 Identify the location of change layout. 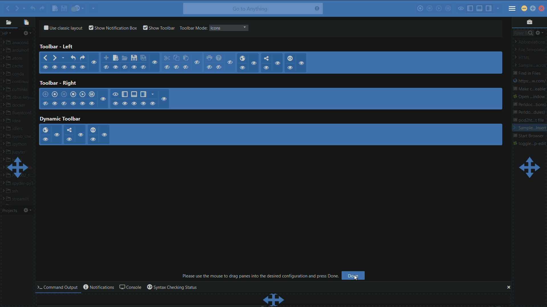
(274, 300).